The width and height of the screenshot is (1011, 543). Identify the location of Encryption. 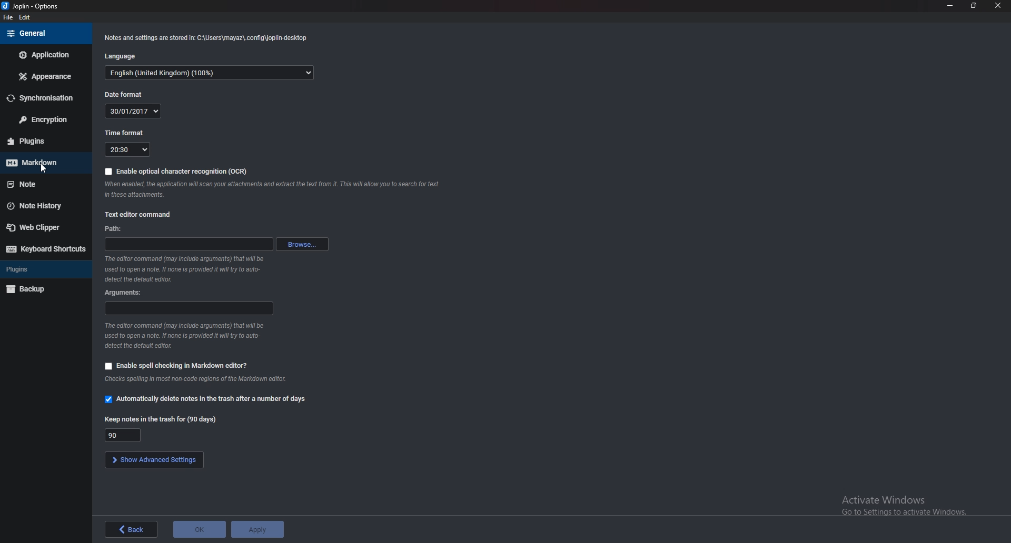
(46, 120).